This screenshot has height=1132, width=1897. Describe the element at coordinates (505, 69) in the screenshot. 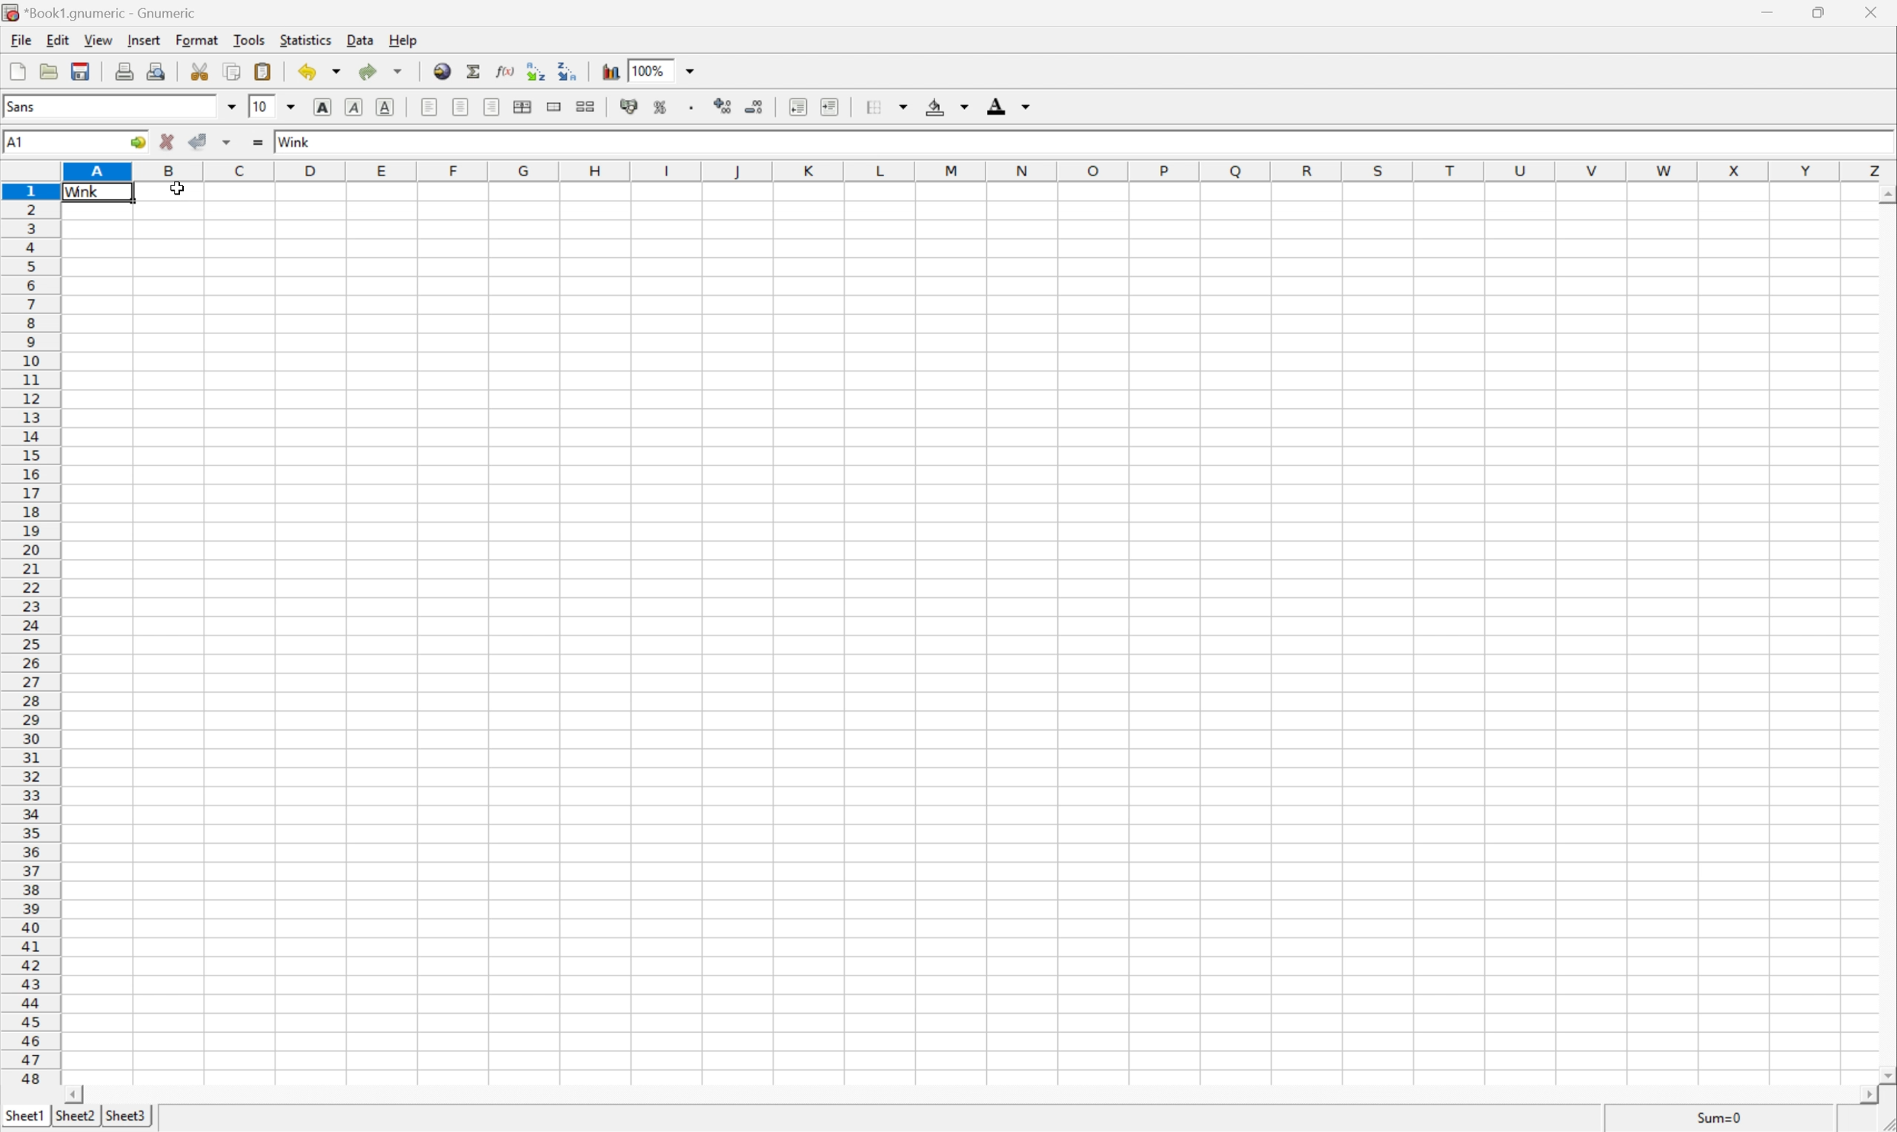

I see `edit function in current cell` at that location.